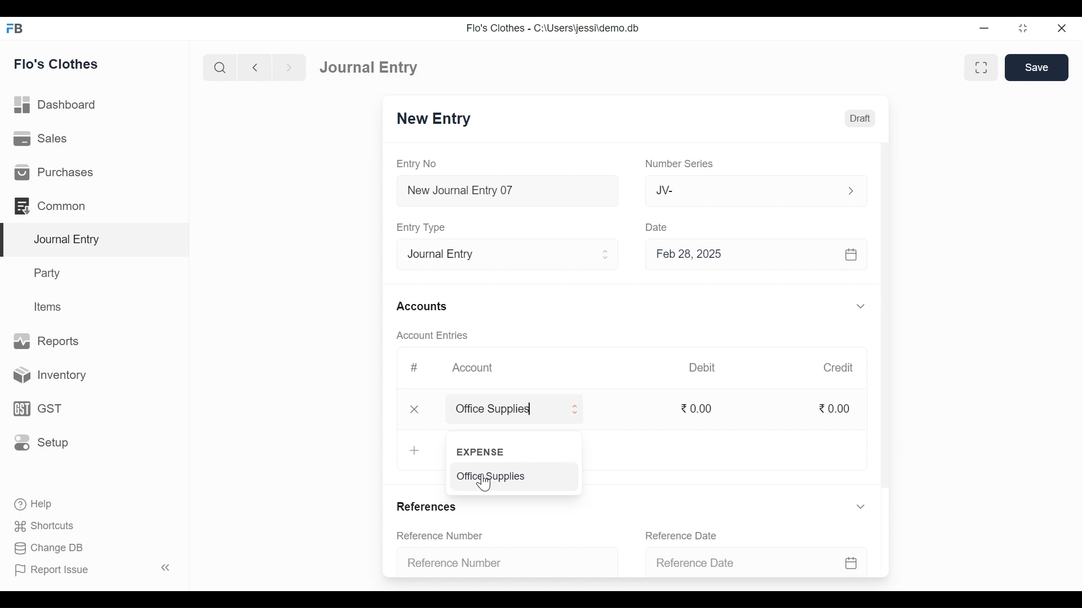  I want to click on Restore, so click(1022, 28).